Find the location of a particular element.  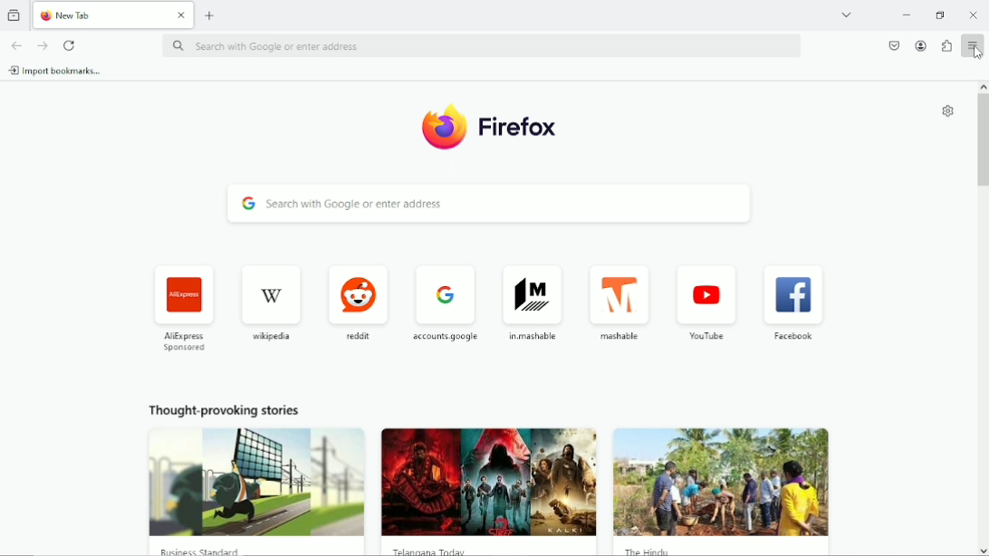

minimize is located at coordinates (905, 14).